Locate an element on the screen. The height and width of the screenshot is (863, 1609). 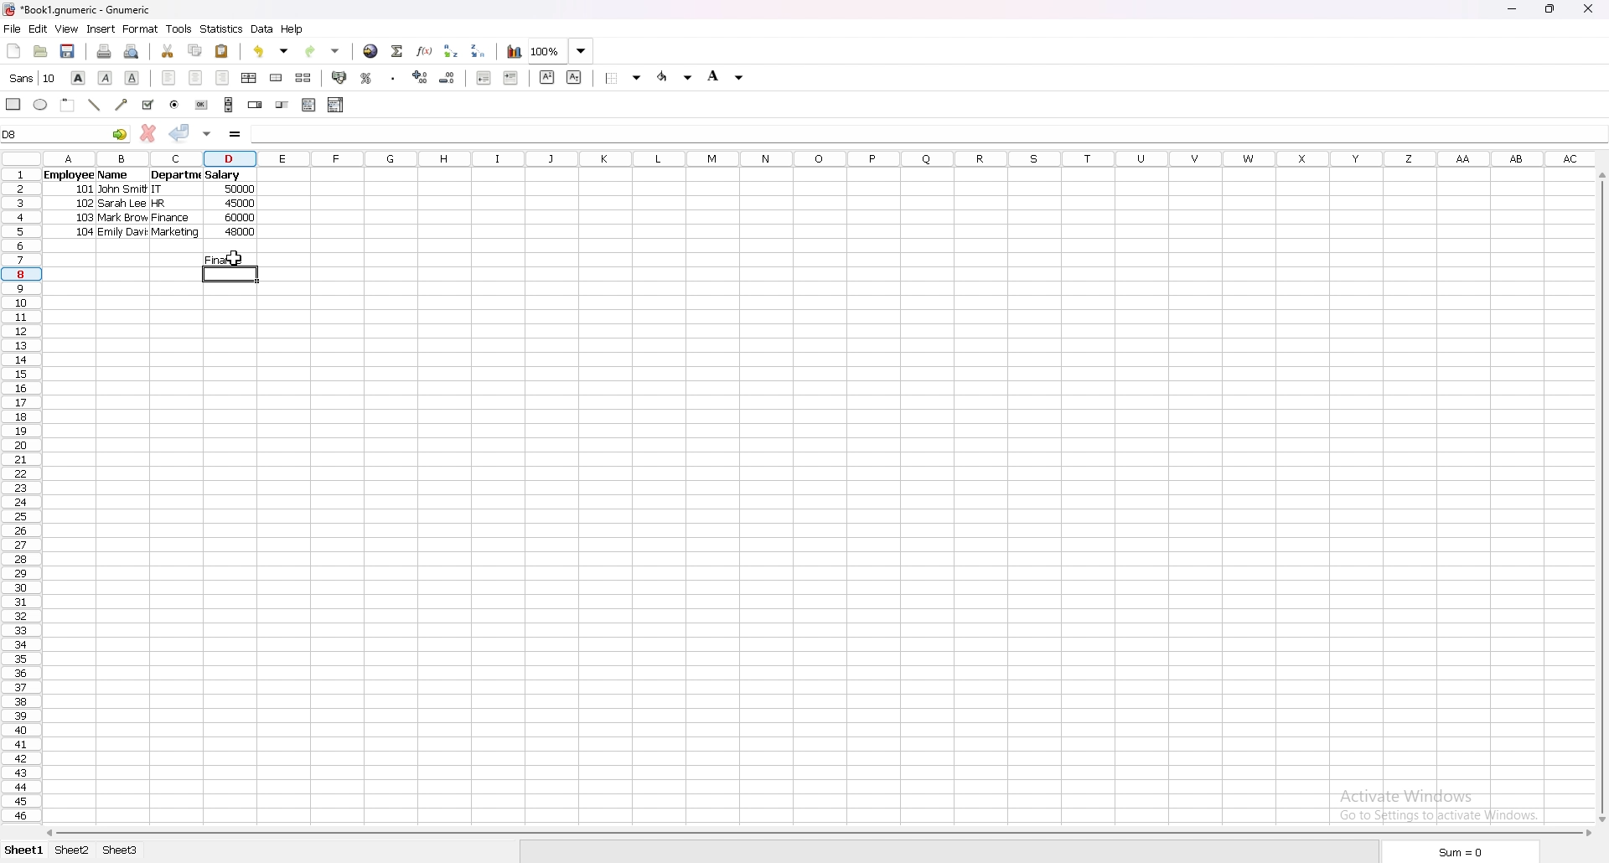
sort descending is located at coordinates (479, 51).